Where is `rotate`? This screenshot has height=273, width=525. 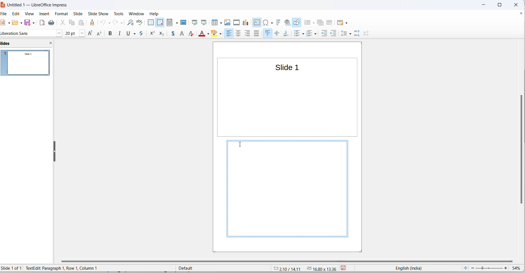 rotate is located at coordinates (208, 33).